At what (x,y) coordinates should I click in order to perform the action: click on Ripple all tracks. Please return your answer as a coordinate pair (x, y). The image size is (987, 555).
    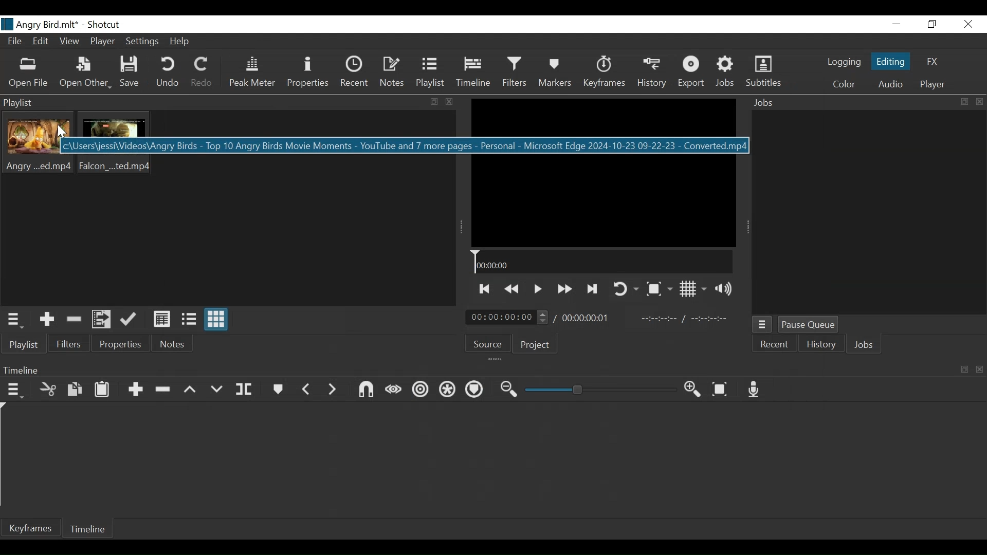
    Looking at the image, I should click on (448, 391).